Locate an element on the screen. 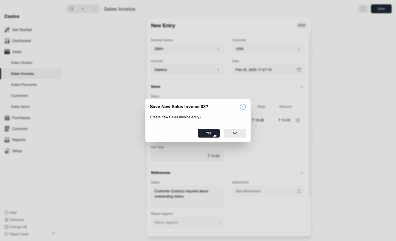  Customers is located at coordinates (19, 95).